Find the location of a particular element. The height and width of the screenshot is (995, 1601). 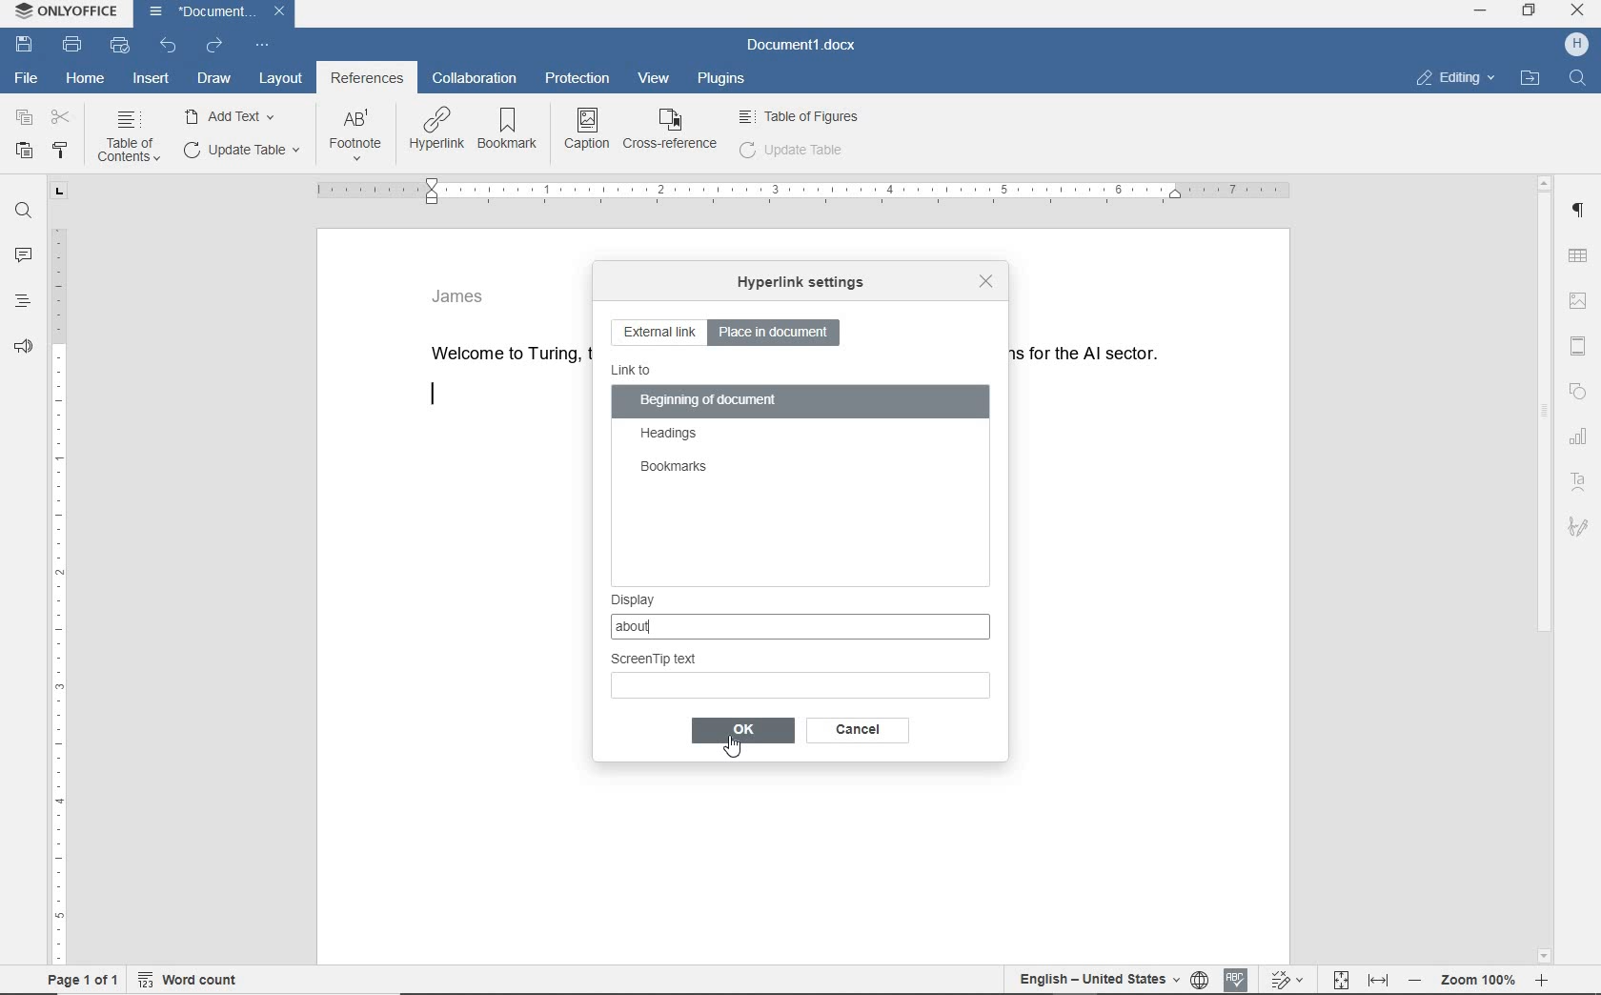

layout is located at coordinates (279, 77).